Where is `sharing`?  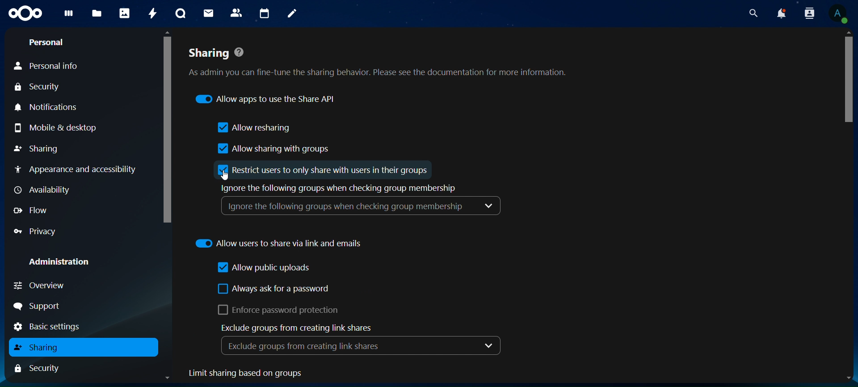 sharing is located at coordinates (41, 148).